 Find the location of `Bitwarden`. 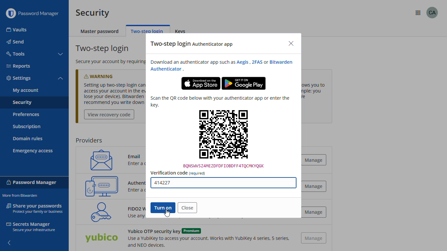

Bitwarden is located at coordinates (282, 62).